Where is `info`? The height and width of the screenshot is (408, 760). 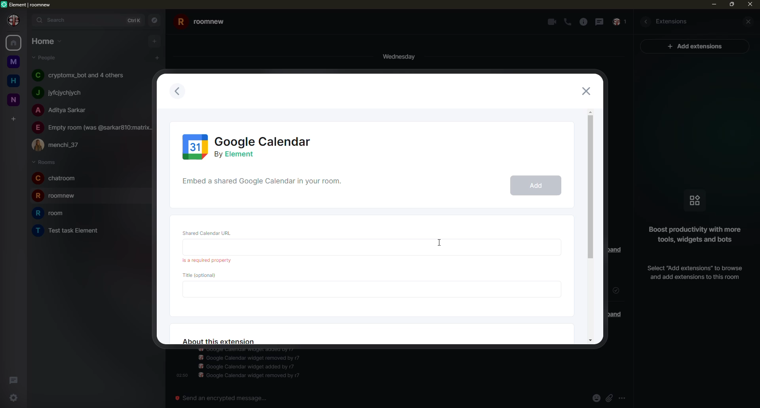 info is located at coordinates (692, 235).